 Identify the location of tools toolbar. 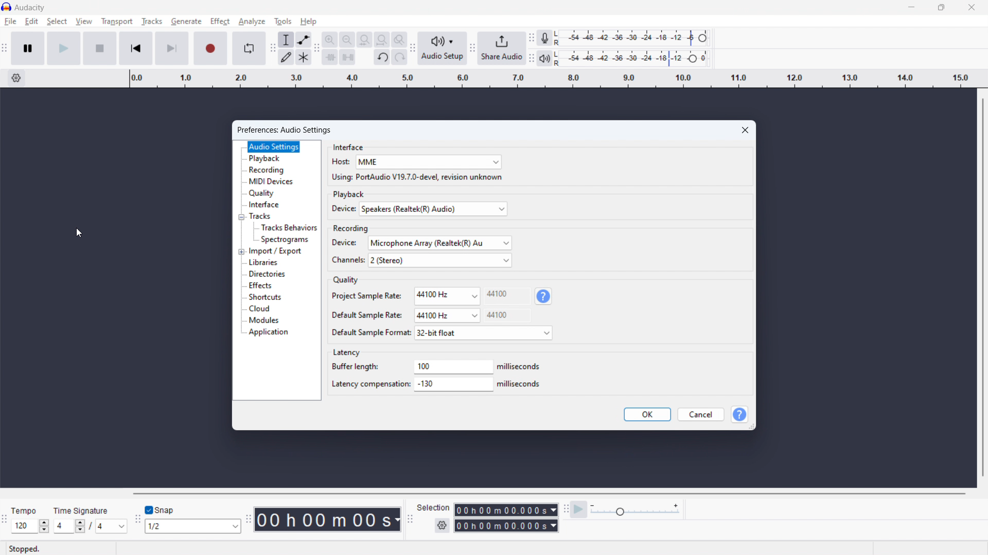
(273, 48).